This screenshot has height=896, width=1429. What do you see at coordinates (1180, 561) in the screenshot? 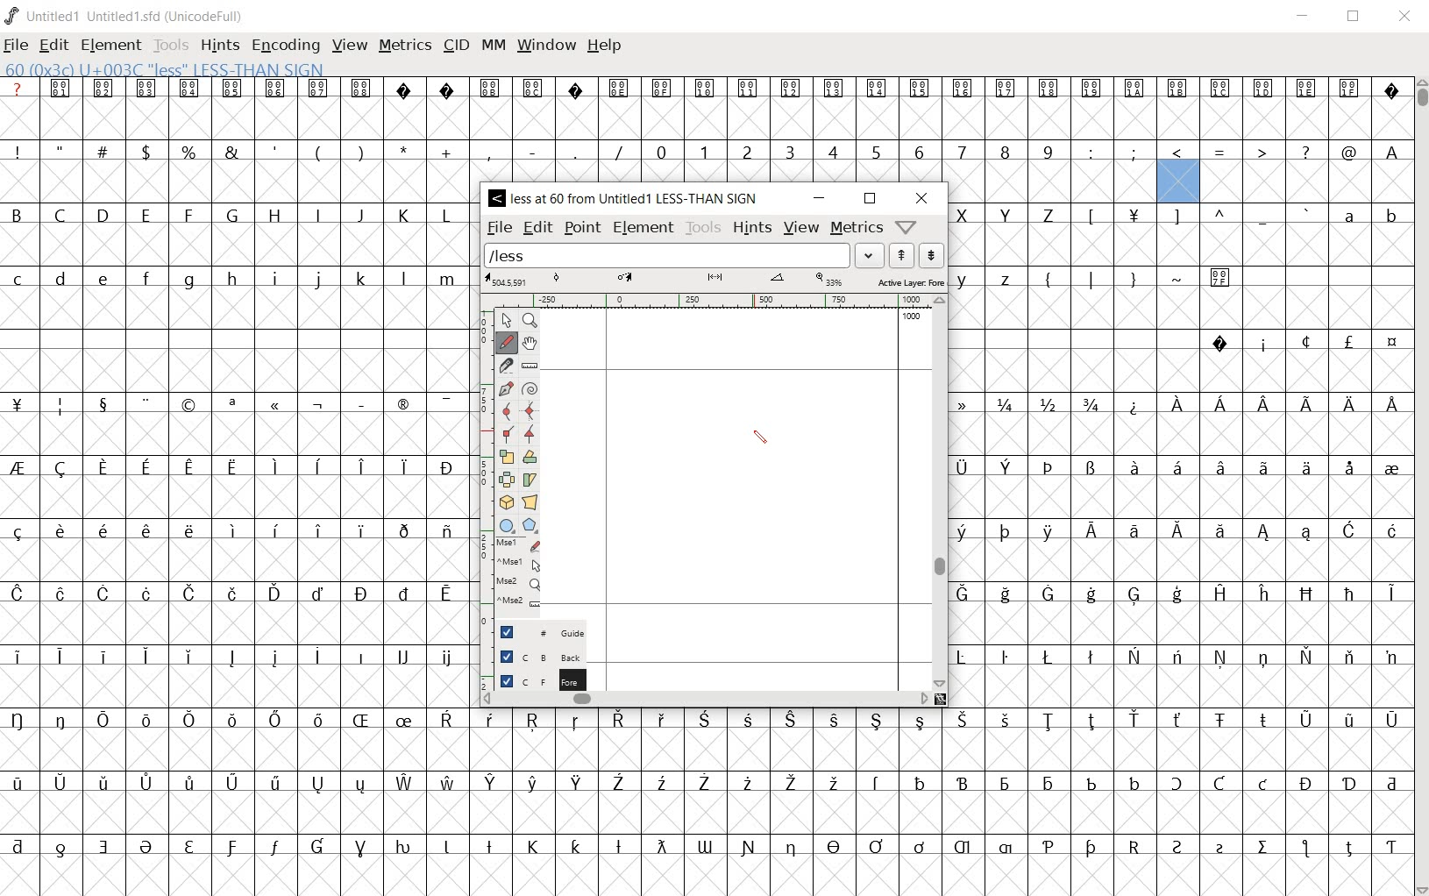
I see `empty cells` at bounding box center [1180, 561].